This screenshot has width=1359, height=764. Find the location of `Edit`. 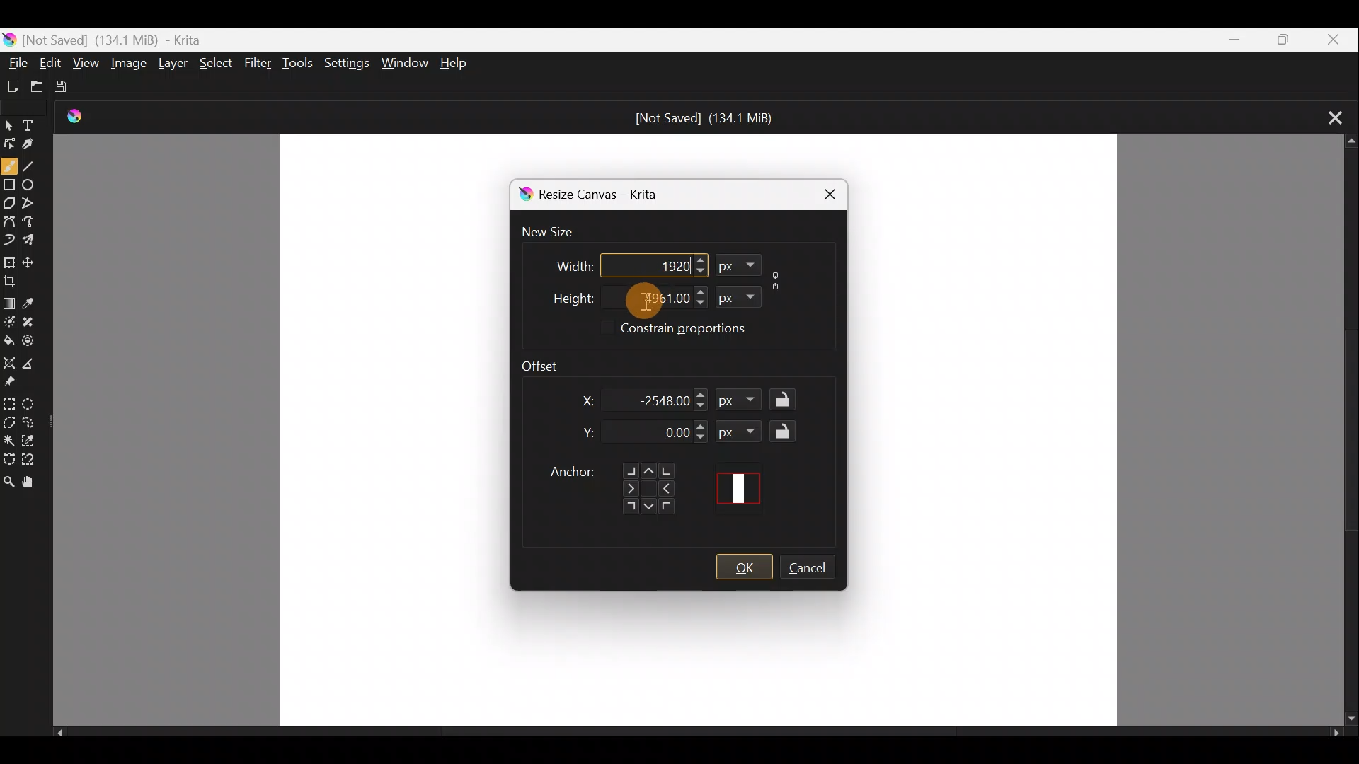

Edit is located at coordinates (51, 62).